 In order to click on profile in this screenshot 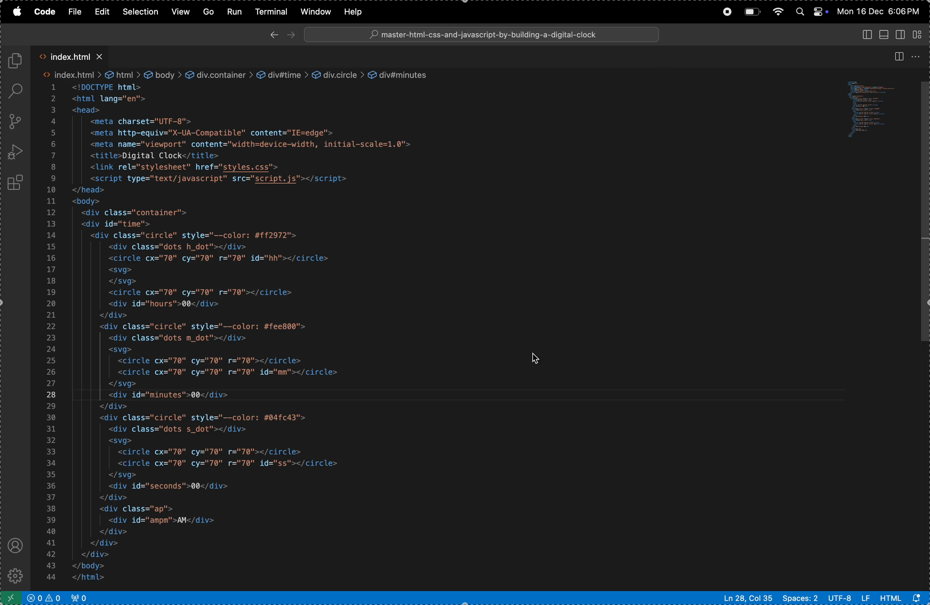, I will do `click(15, 546)`.